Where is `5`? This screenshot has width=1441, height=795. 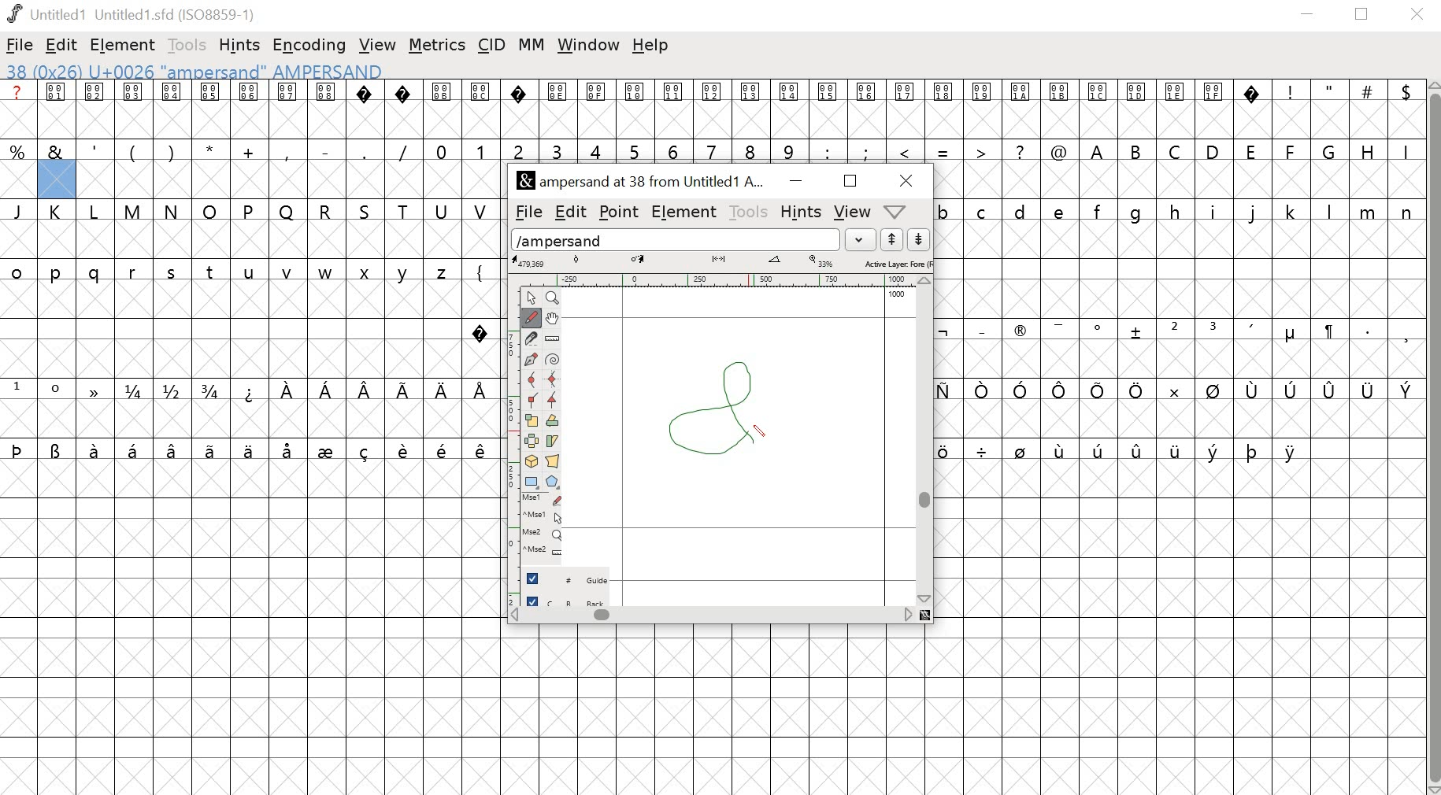
5 is located at coordinates (635, 151).